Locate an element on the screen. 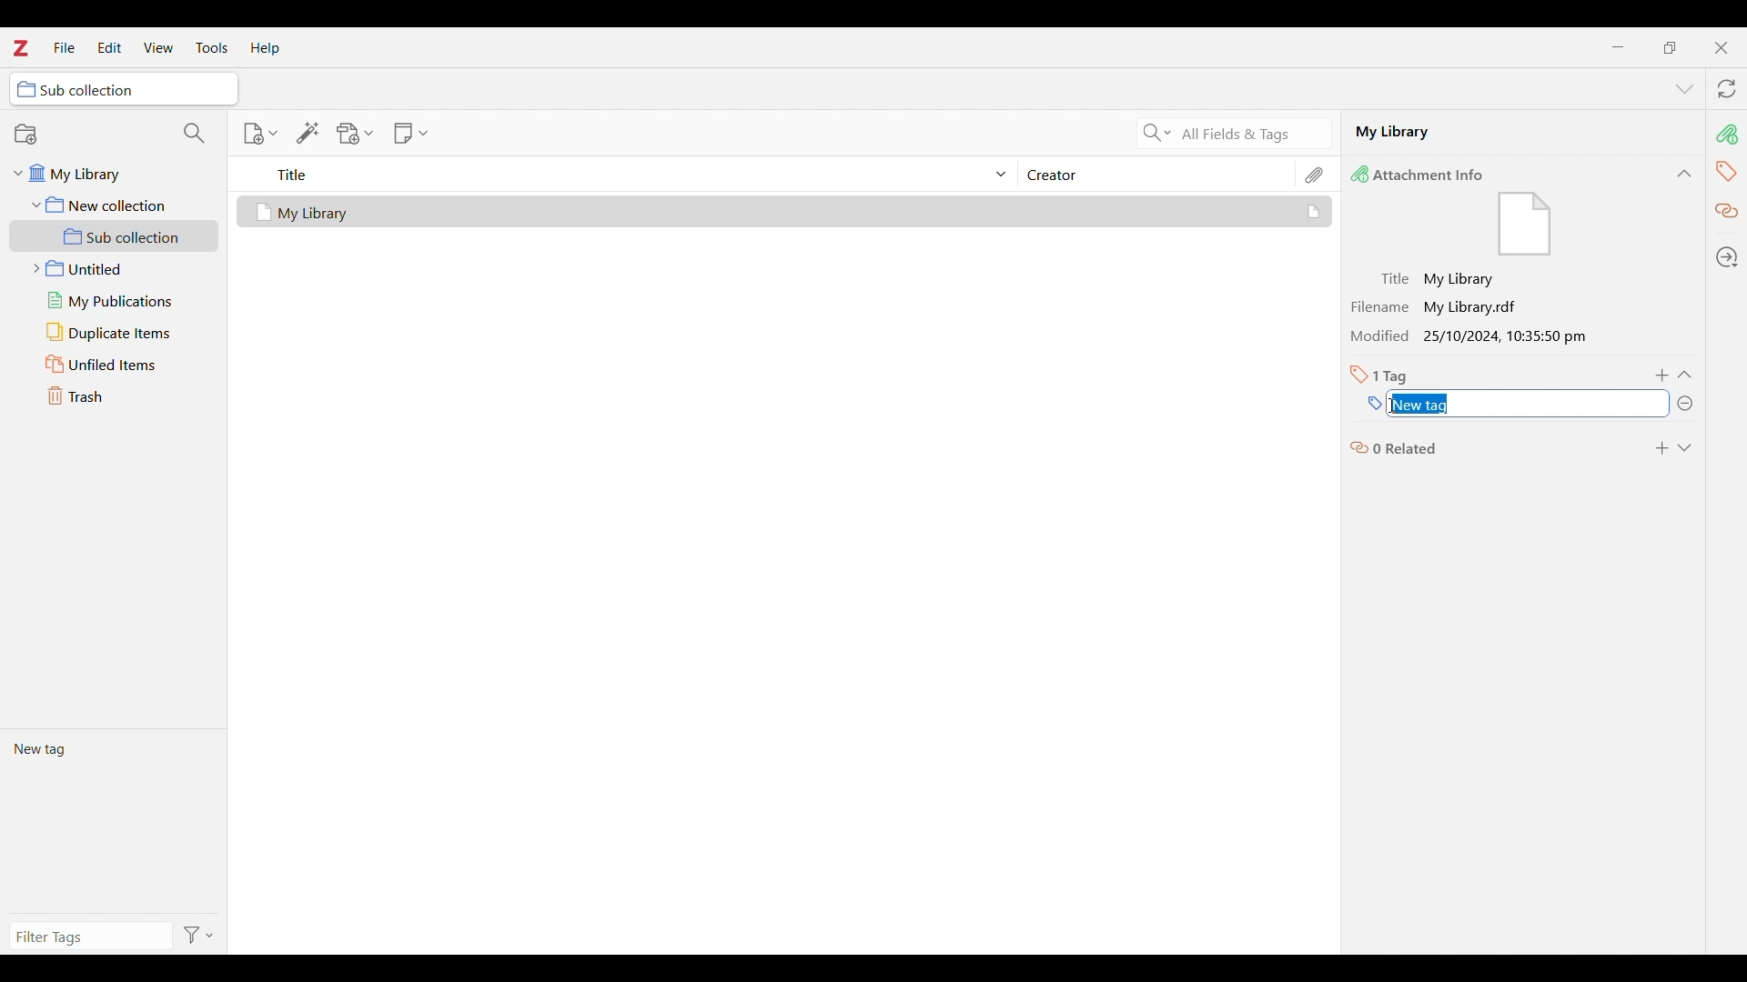  Selected folder is located at coordinates (124, 89).